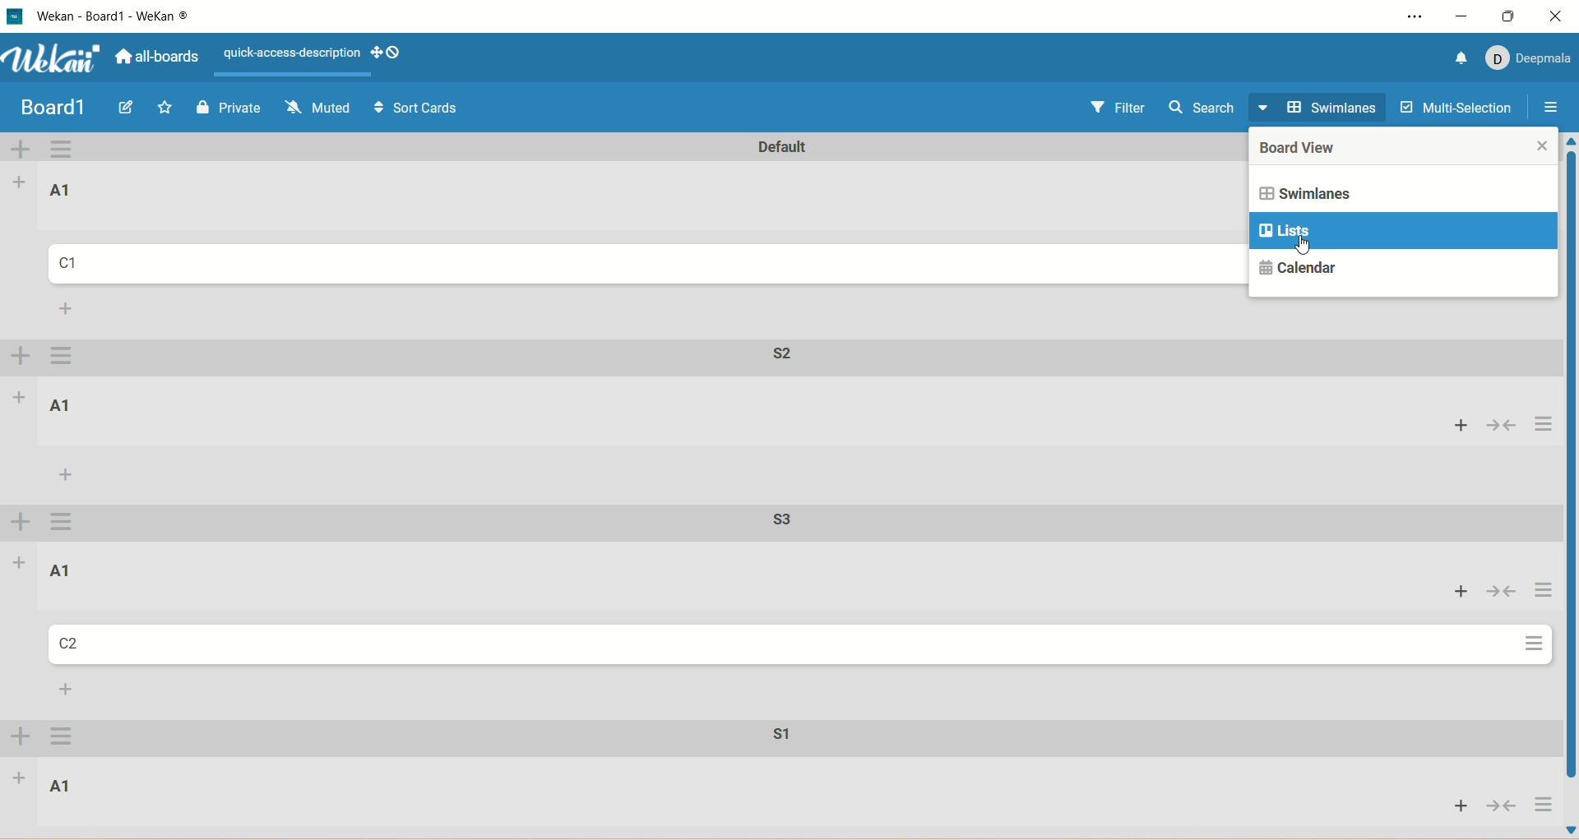 The width and height of the screenshot is (1579, 840). I want to click on swinlane title, so click(788, 523).